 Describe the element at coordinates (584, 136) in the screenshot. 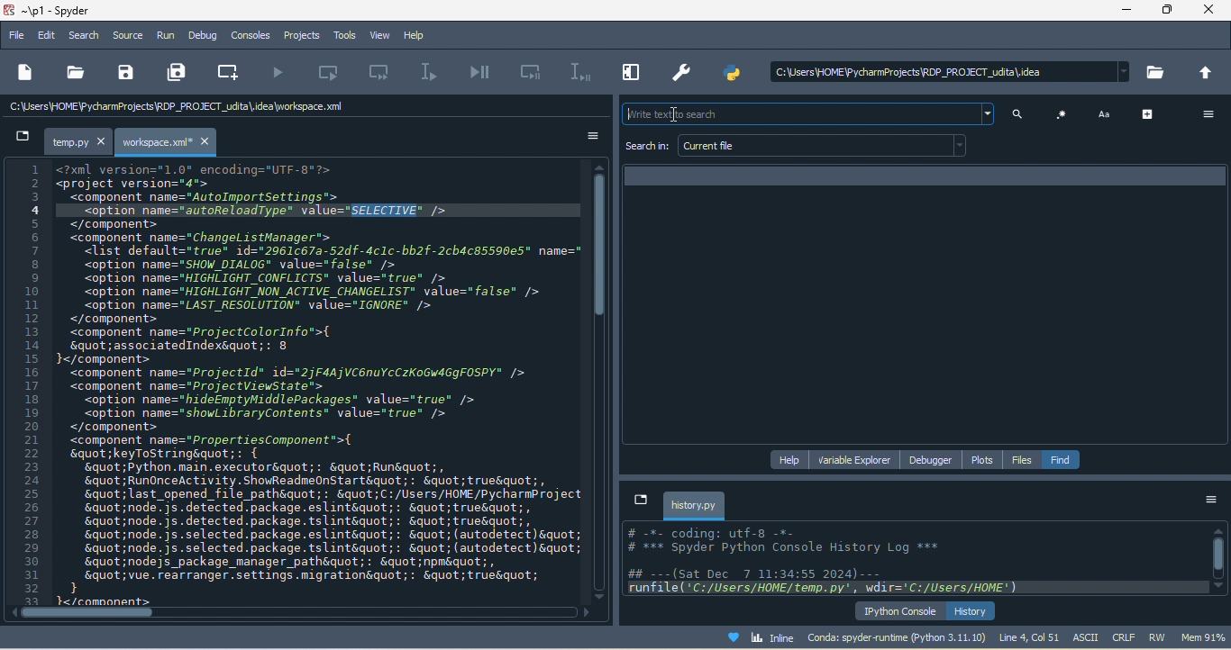

I see `option` at that location.